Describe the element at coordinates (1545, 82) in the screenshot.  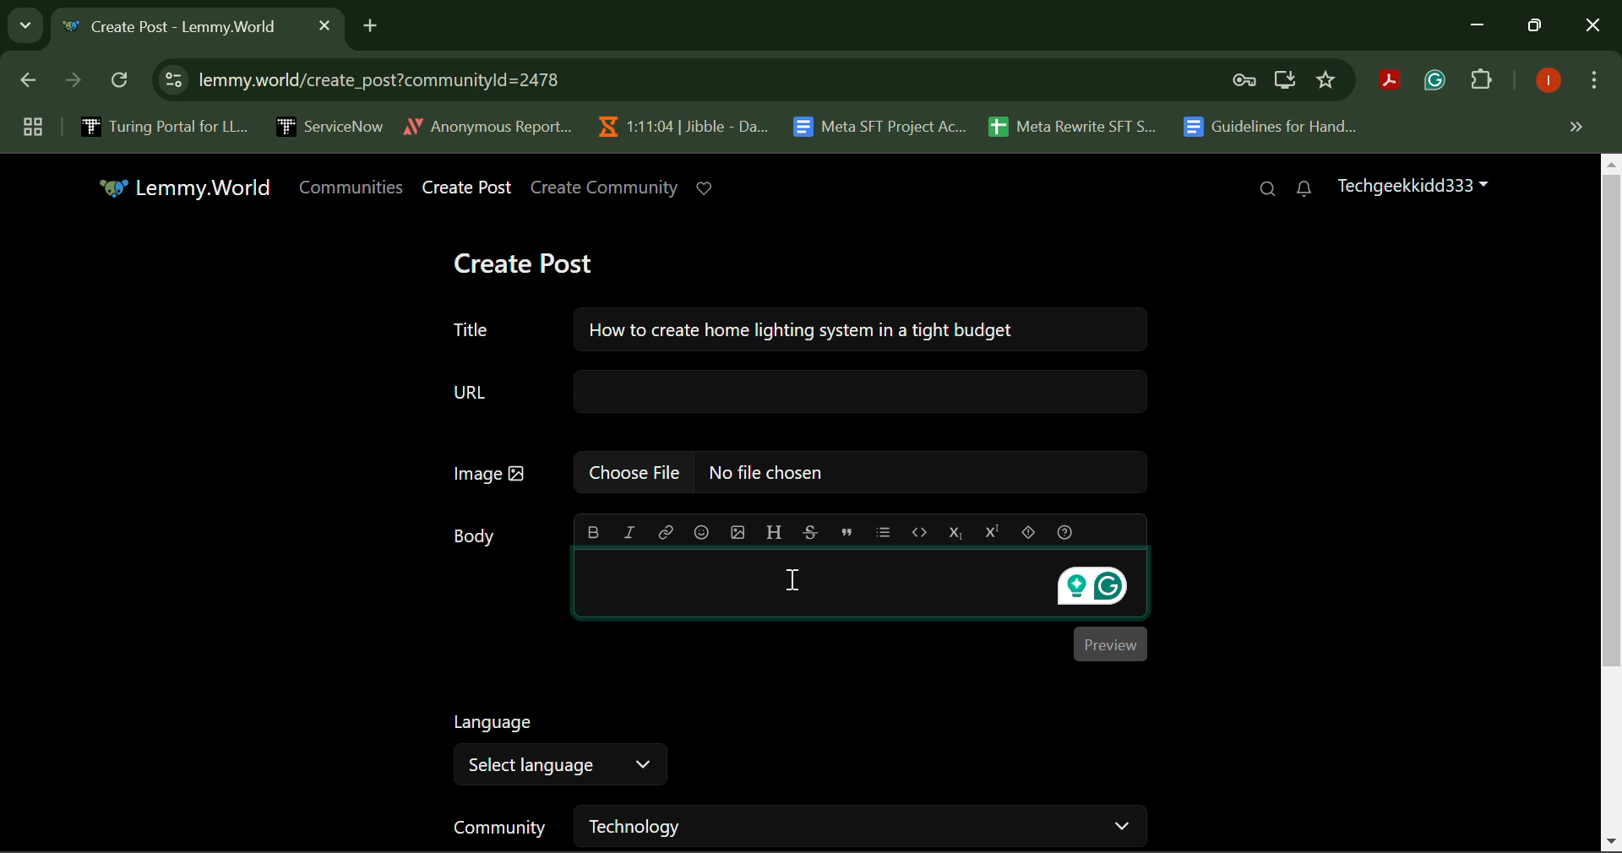
I see `Logged In User` at that location.